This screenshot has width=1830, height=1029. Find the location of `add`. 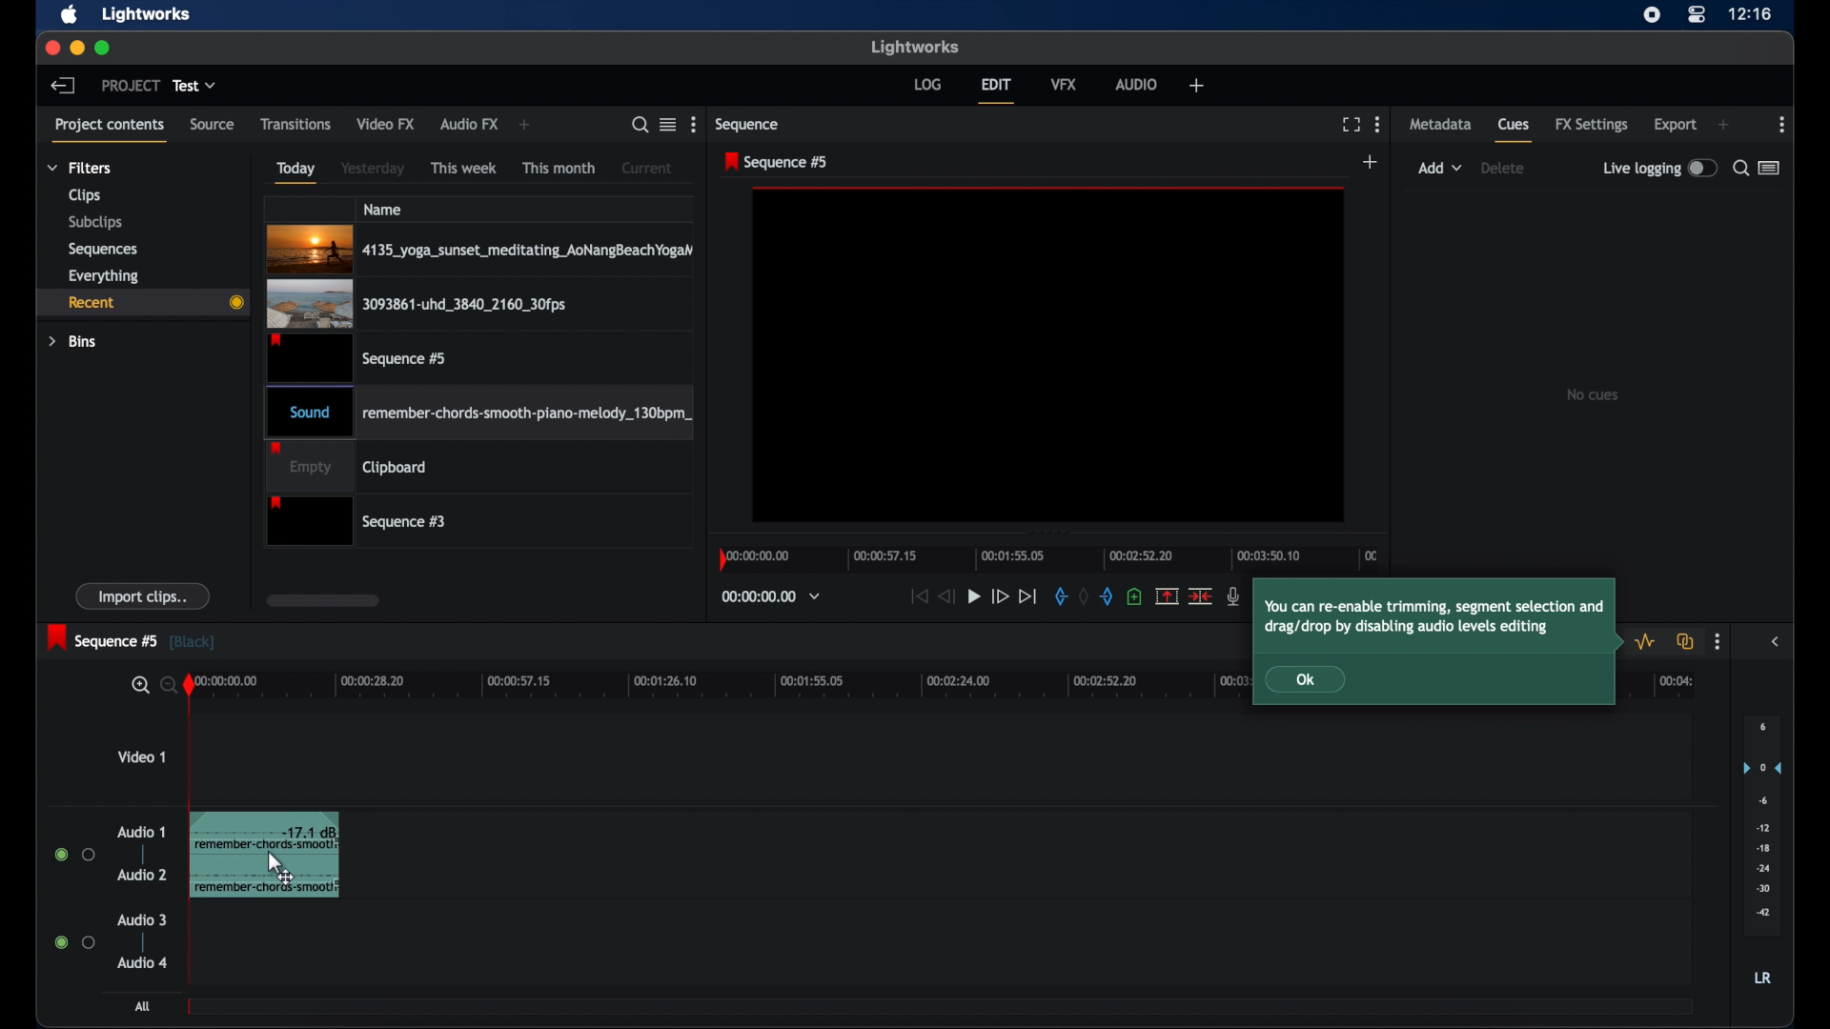

add is located at coordinates (527, 125).